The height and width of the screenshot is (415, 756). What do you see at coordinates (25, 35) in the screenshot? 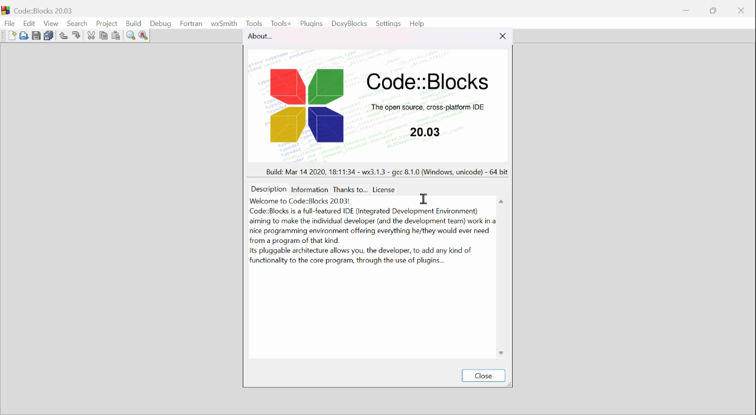
I see `Open` at bounding box center [25, 35].